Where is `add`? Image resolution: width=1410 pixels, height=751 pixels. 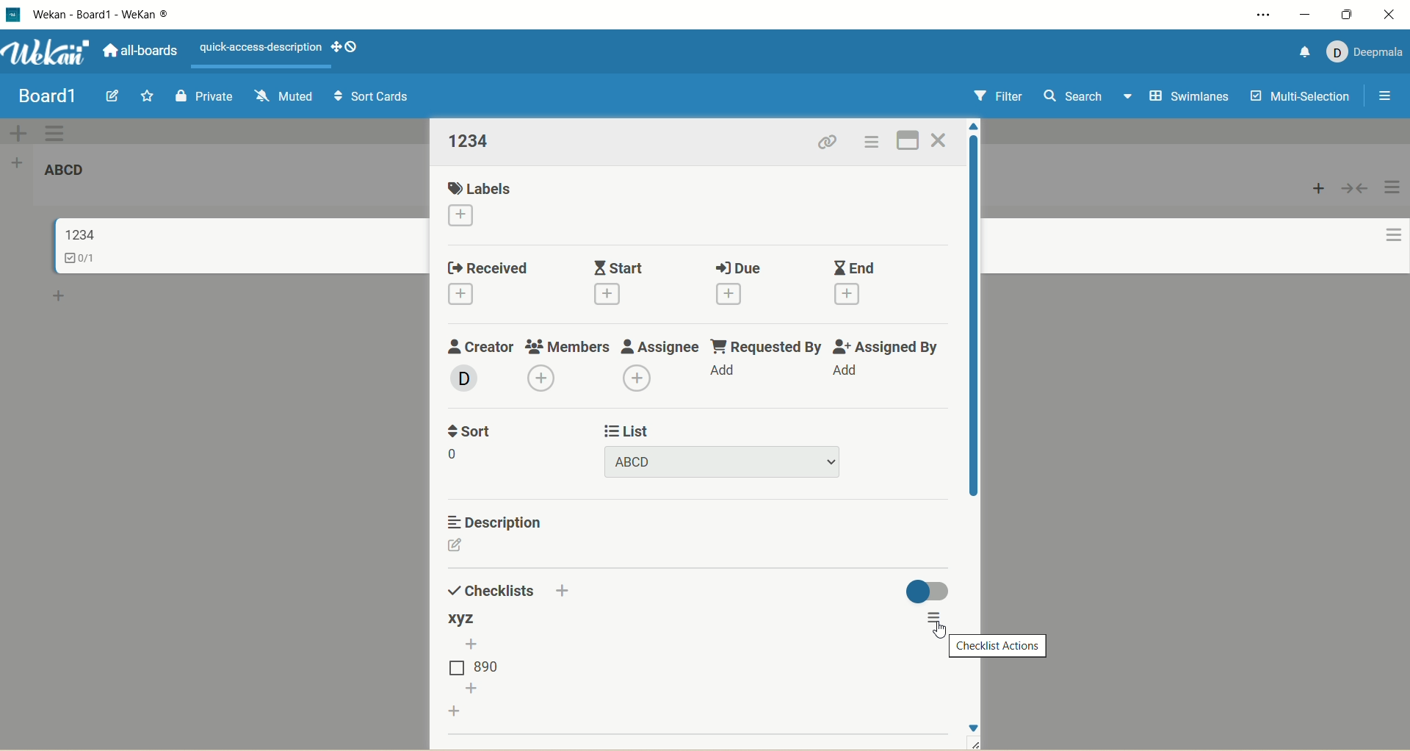 add is located at coordinates (460, 296).